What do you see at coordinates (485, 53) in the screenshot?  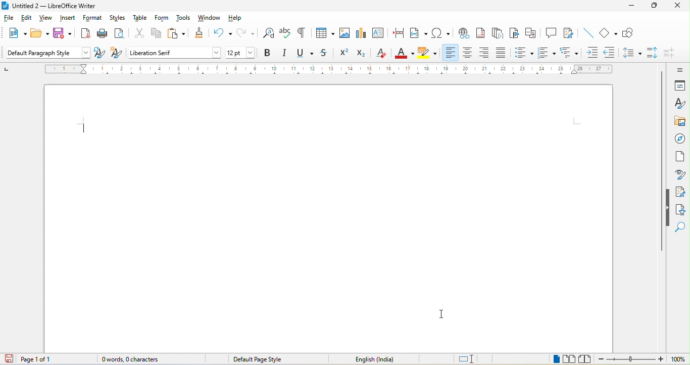 I see `align right` at bounding box center [485, 53].